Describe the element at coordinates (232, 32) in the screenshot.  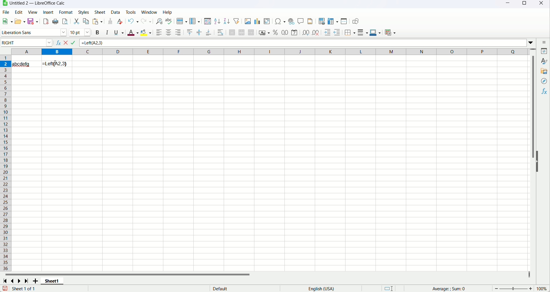
I see `merge and center` at that location.